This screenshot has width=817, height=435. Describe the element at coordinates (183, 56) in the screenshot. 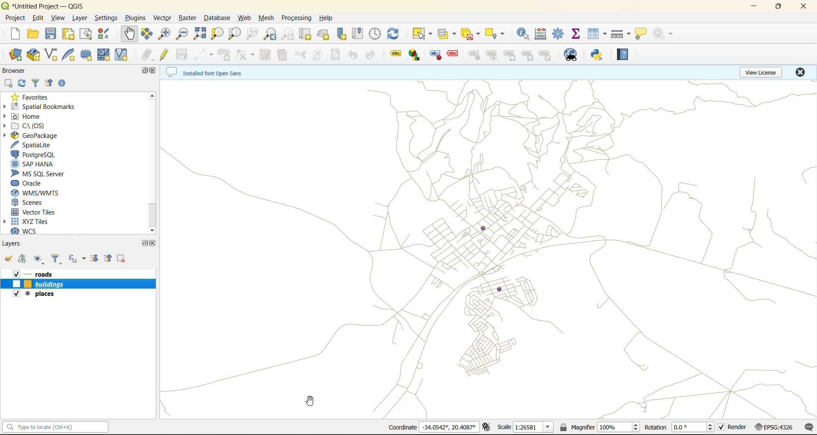

I see `save edits` at that location.